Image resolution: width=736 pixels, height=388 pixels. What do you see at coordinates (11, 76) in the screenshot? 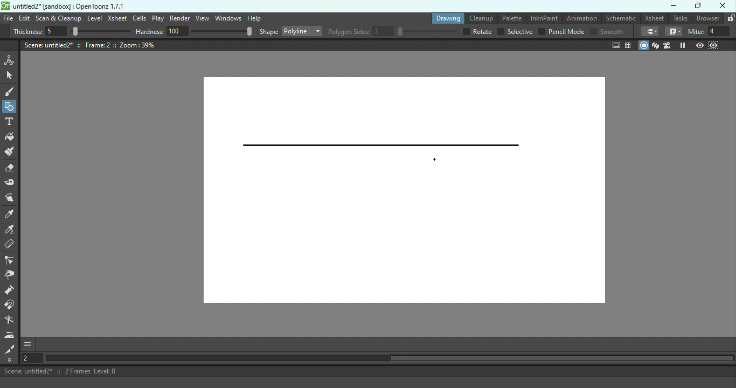
I see `Selection tool` at bounding box center [11, 76].